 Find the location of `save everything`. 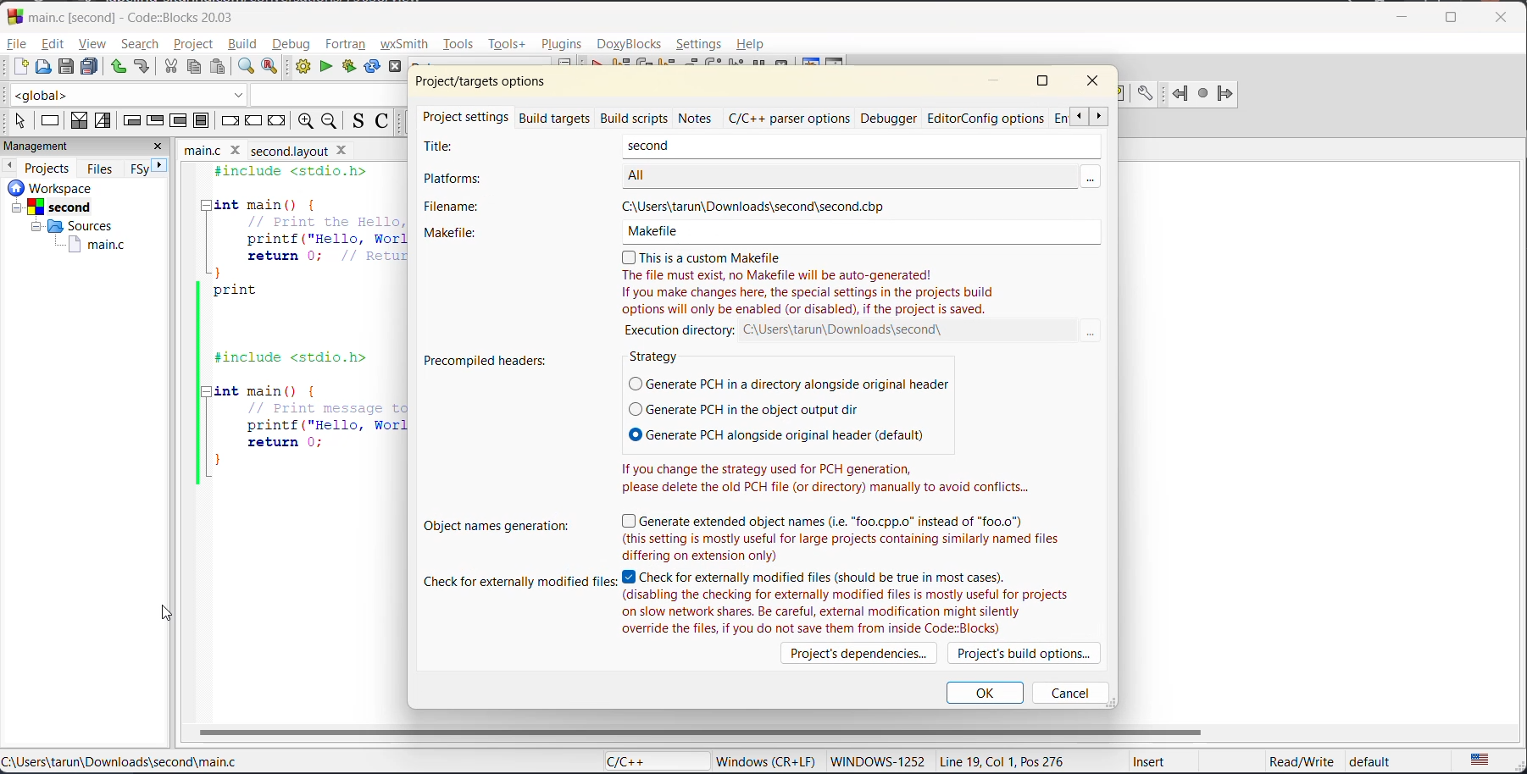

save everything is located at coordinates (91, 68).